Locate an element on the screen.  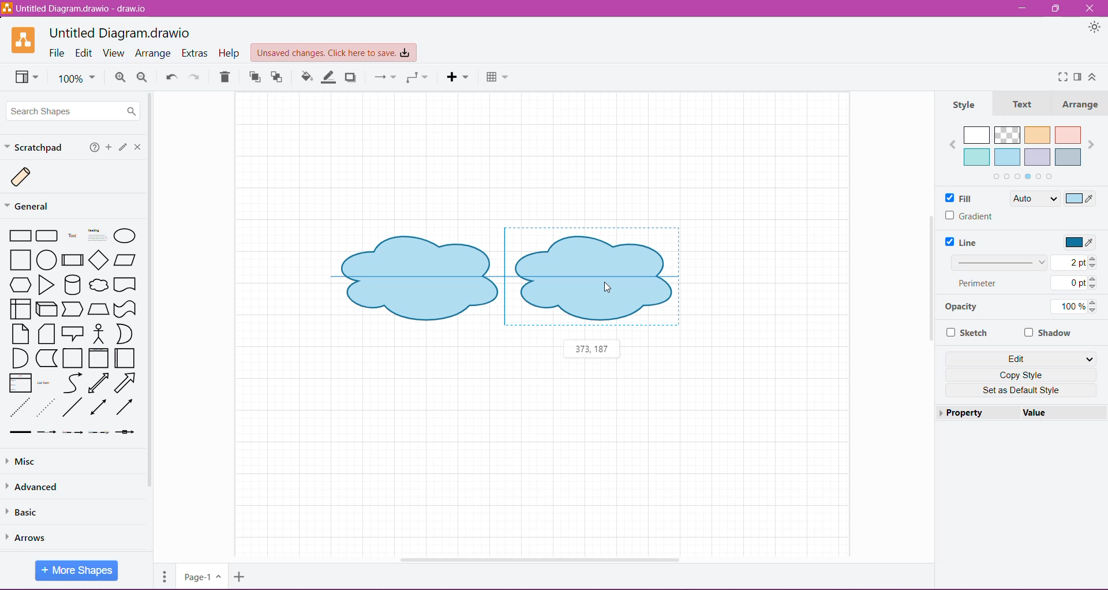
Insert is located at coordinates (458, 77).